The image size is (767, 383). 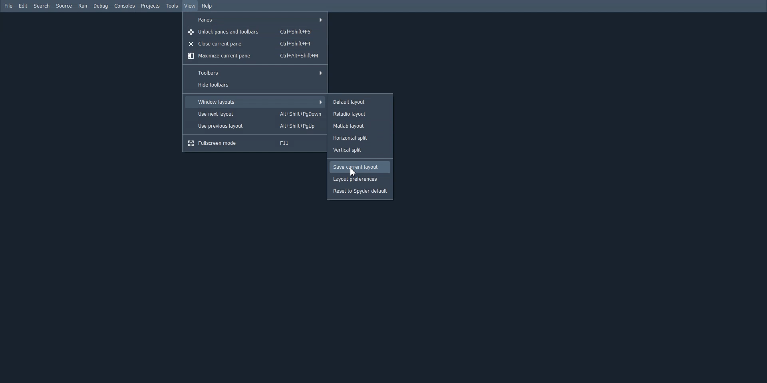 What do you see at coordinates (255, 126) in the screenshot?
I see `Use previous layout` at bounding box center [255, 126].